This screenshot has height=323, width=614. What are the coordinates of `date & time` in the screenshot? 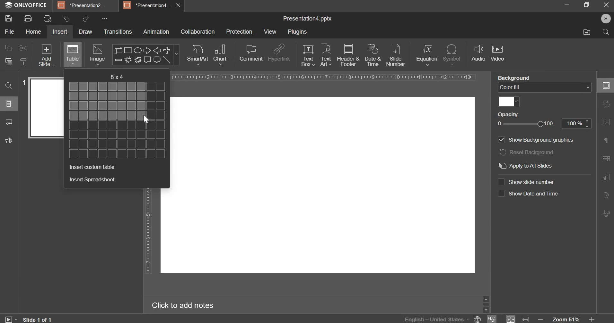 It's located at (373, 55).